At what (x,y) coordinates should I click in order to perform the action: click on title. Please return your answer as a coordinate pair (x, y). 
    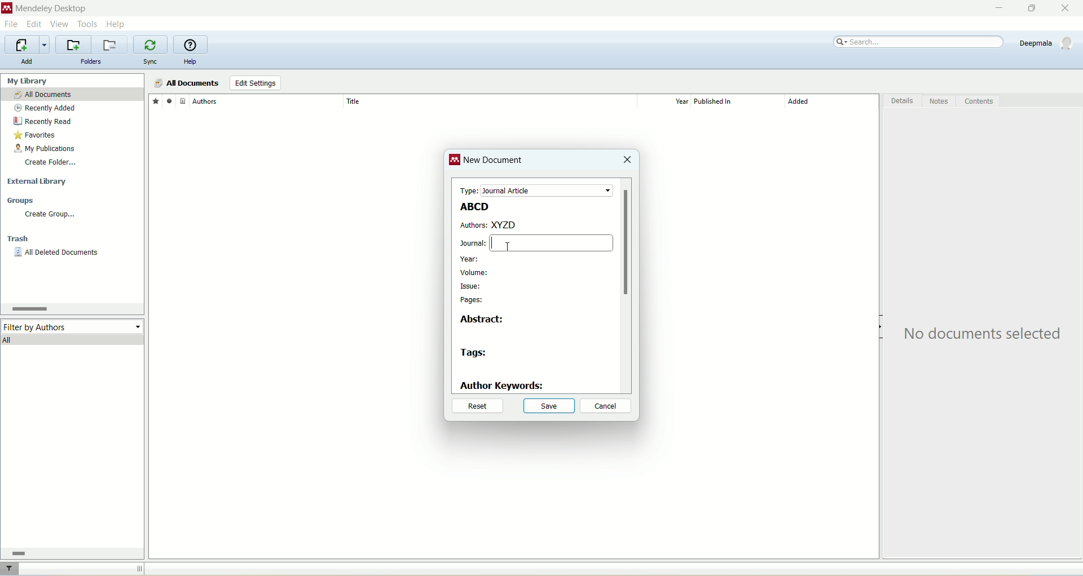
    Looking at the image, I should click on (489, 101).